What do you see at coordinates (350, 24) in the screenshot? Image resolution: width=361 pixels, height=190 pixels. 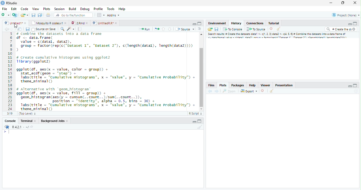 I see `Minimize` at bounding box center [350, 24].